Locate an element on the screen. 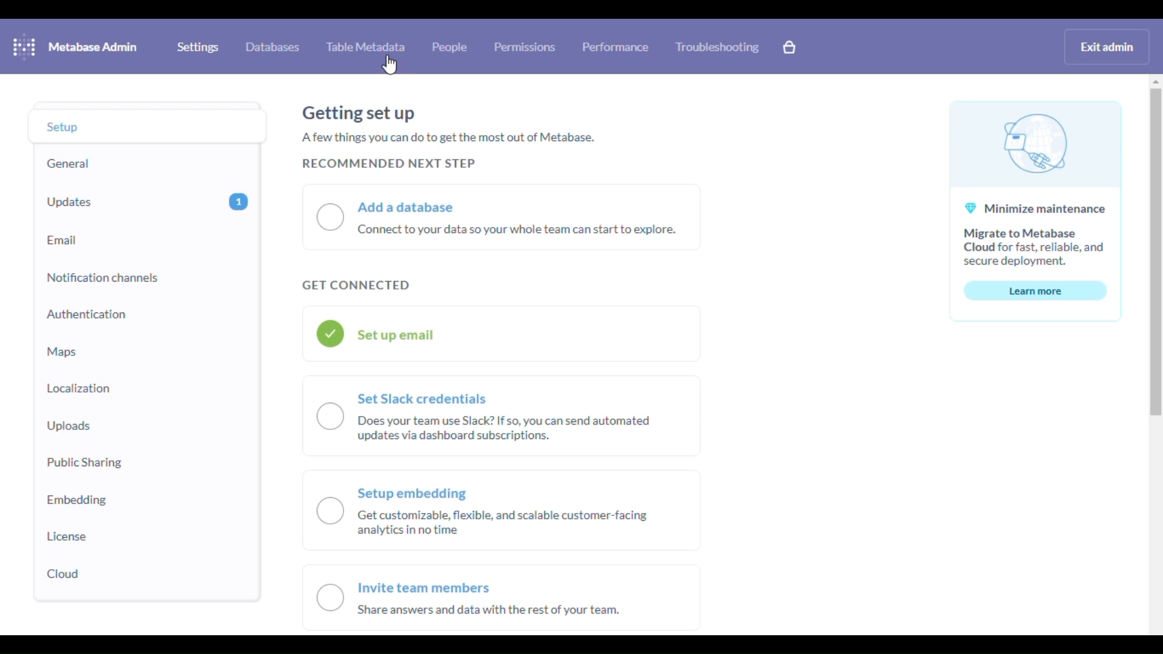 The height and width of the screenshot is (654, 1163). vertical scroll bar is located at coordinates (1153, 253).